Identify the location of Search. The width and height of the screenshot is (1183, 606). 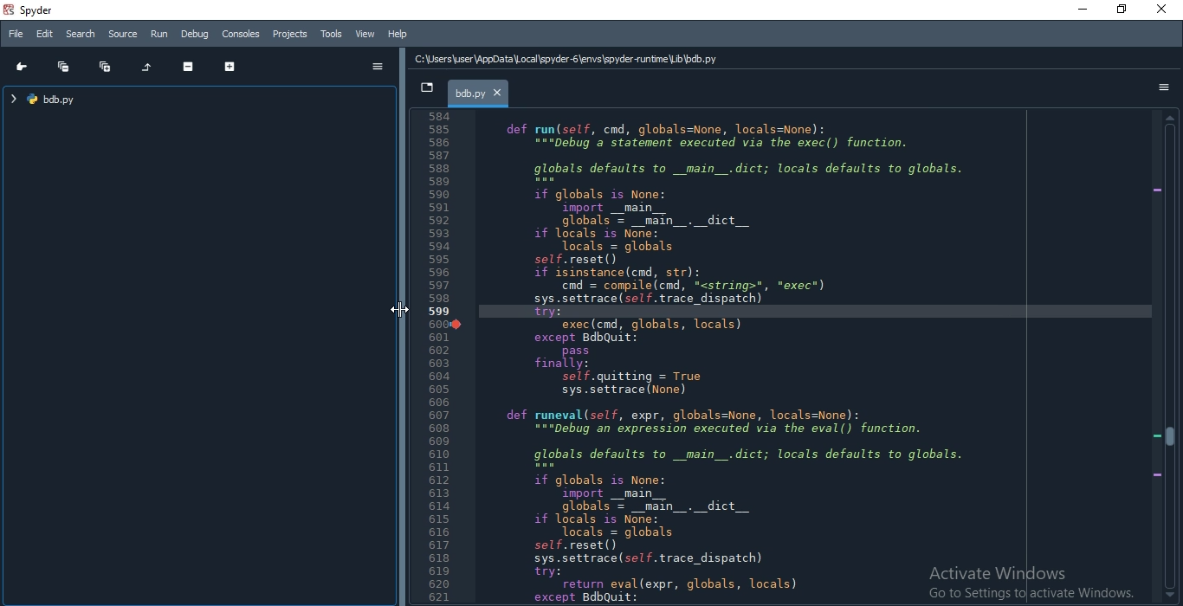
(81, 34).